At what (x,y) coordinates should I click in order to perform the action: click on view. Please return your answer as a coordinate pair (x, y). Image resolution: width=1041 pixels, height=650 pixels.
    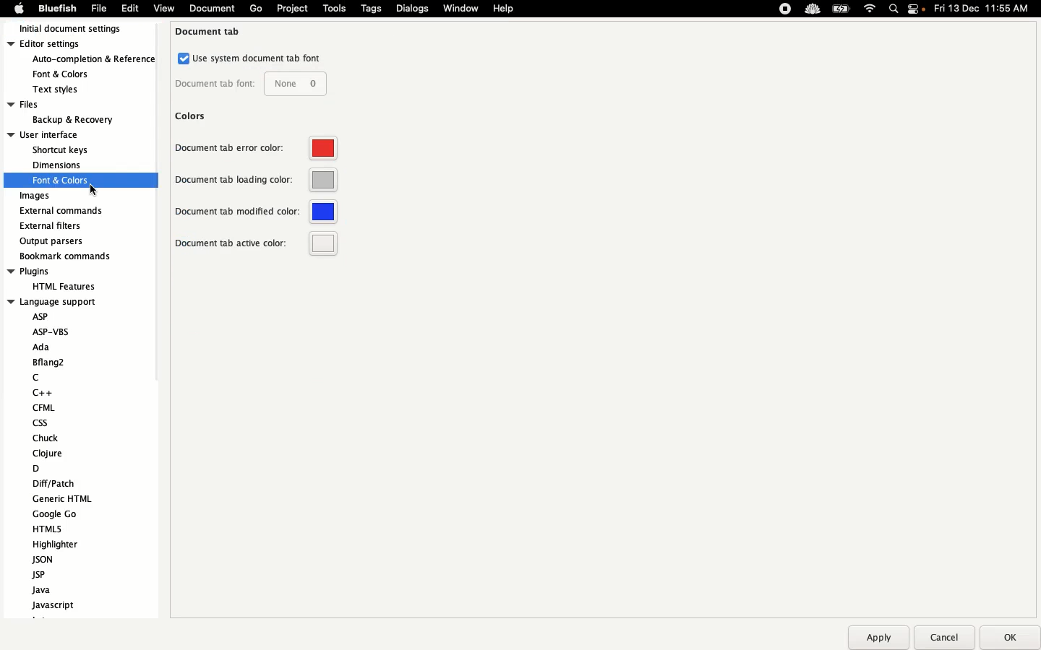
    Looking at the image, I should click on (163, 11).